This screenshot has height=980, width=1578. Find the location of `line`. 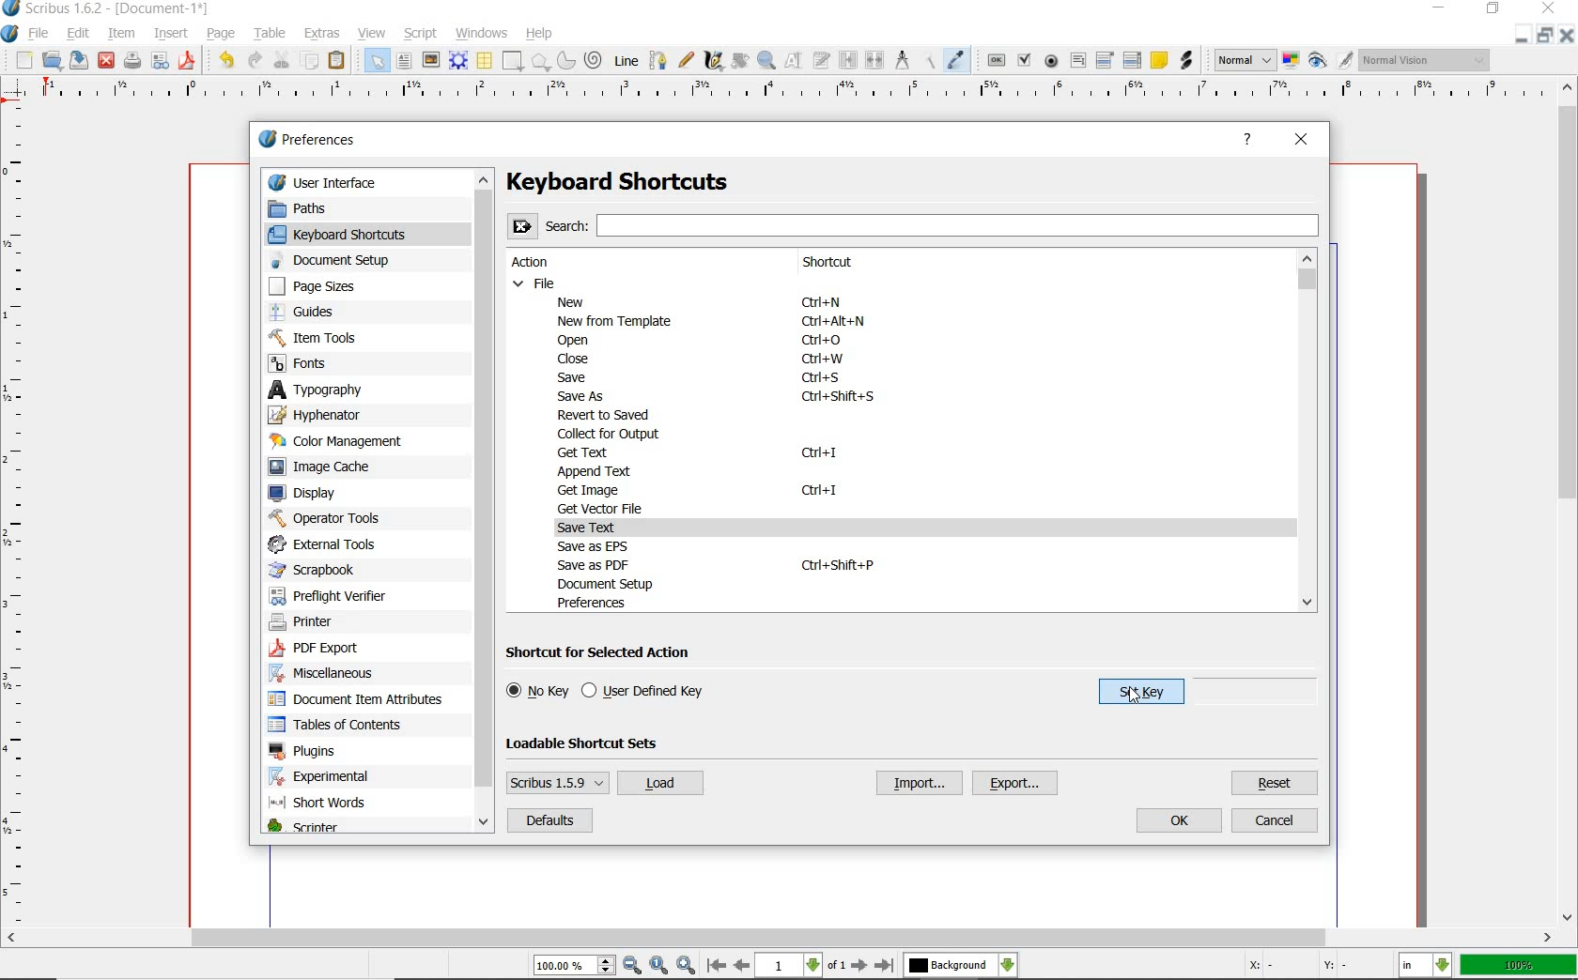

line is located at coordinates (625, 61).